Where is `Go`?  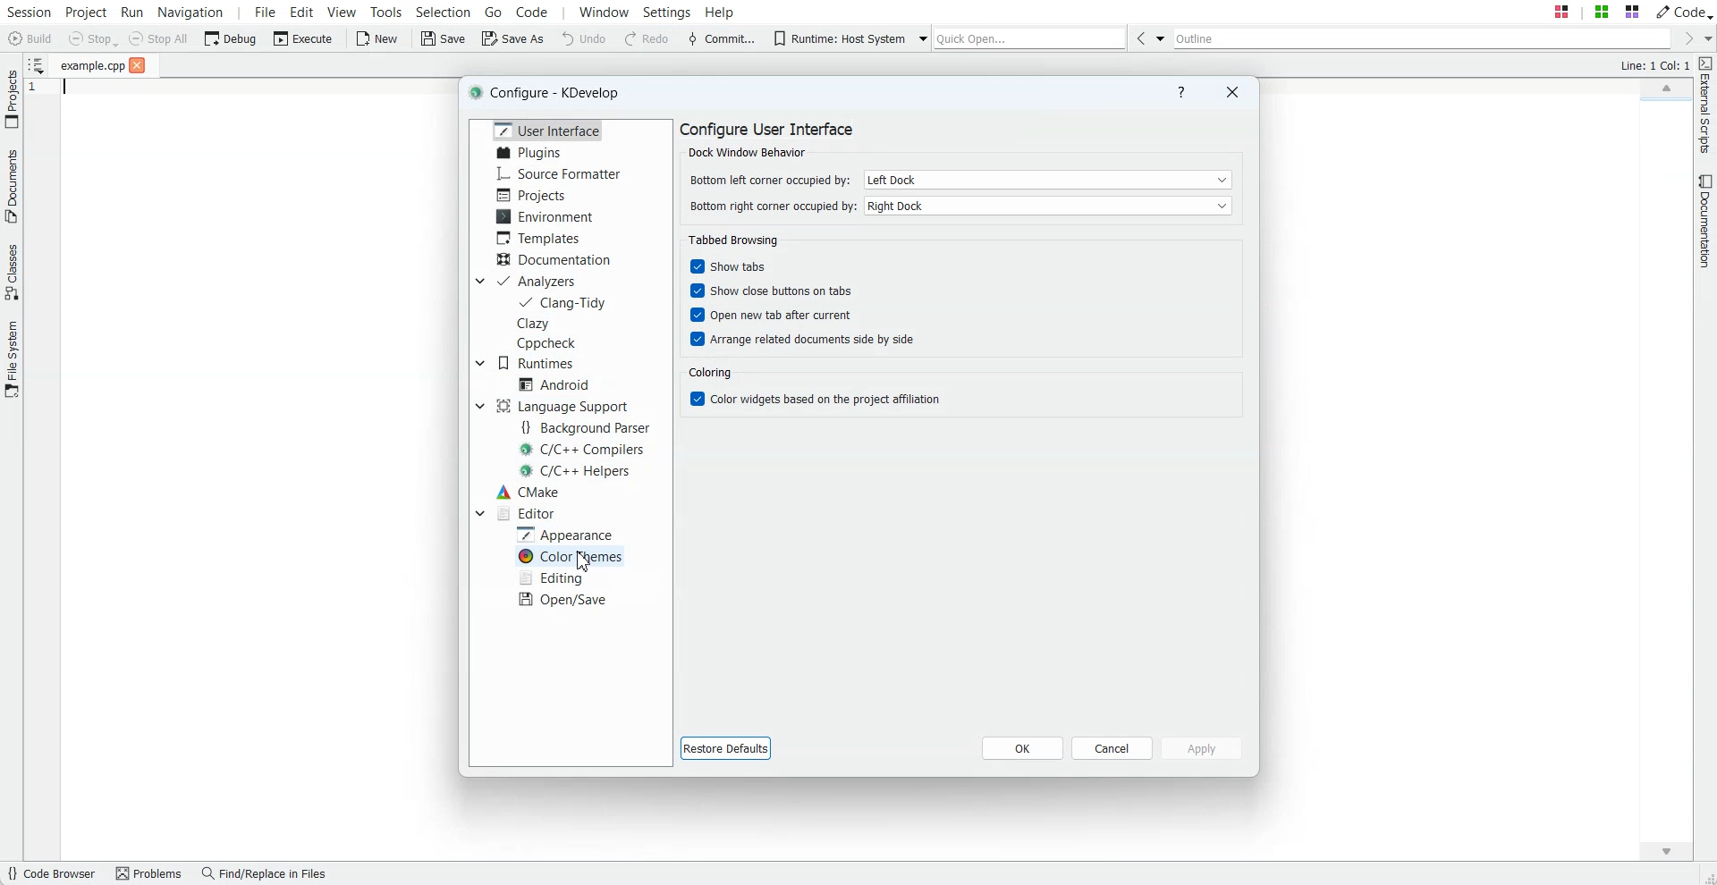
Go is located at coordinates (494, 11).